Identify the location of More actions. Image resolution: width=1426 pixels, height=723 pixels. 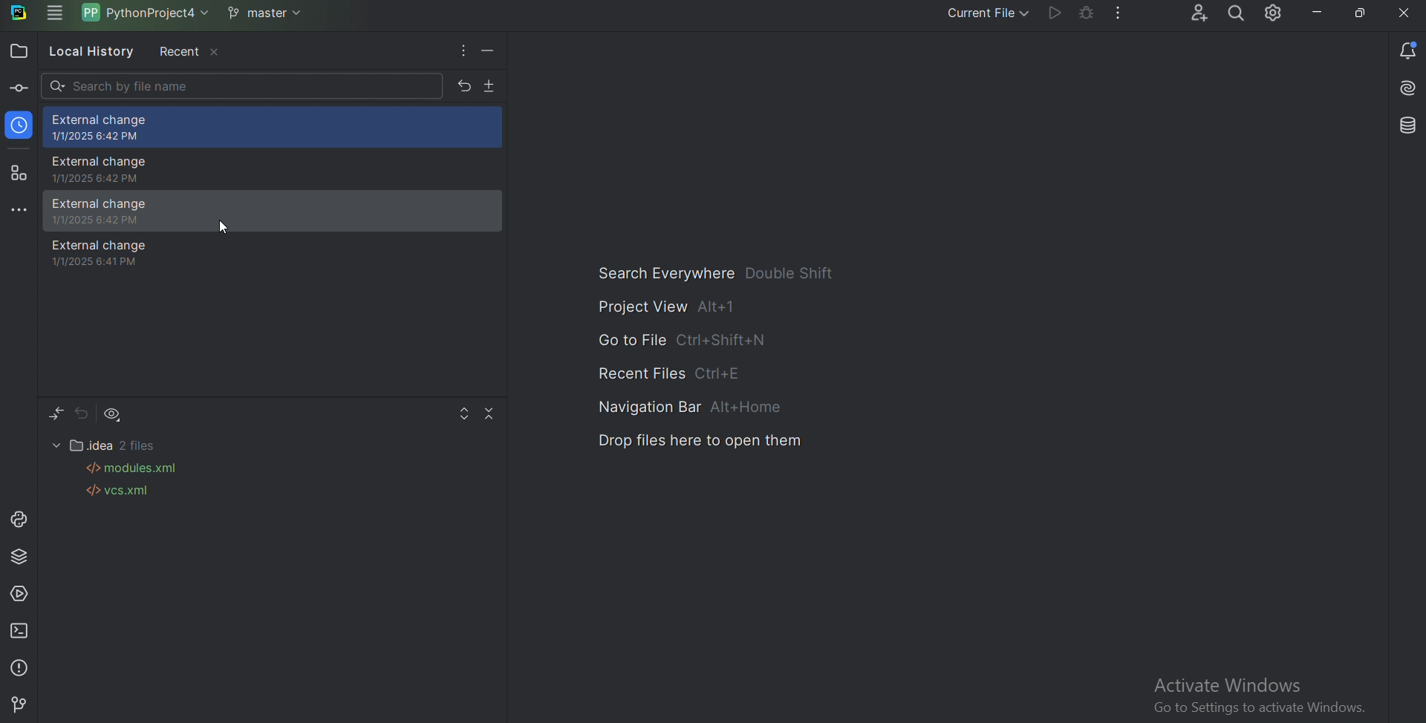
(1117, 14).